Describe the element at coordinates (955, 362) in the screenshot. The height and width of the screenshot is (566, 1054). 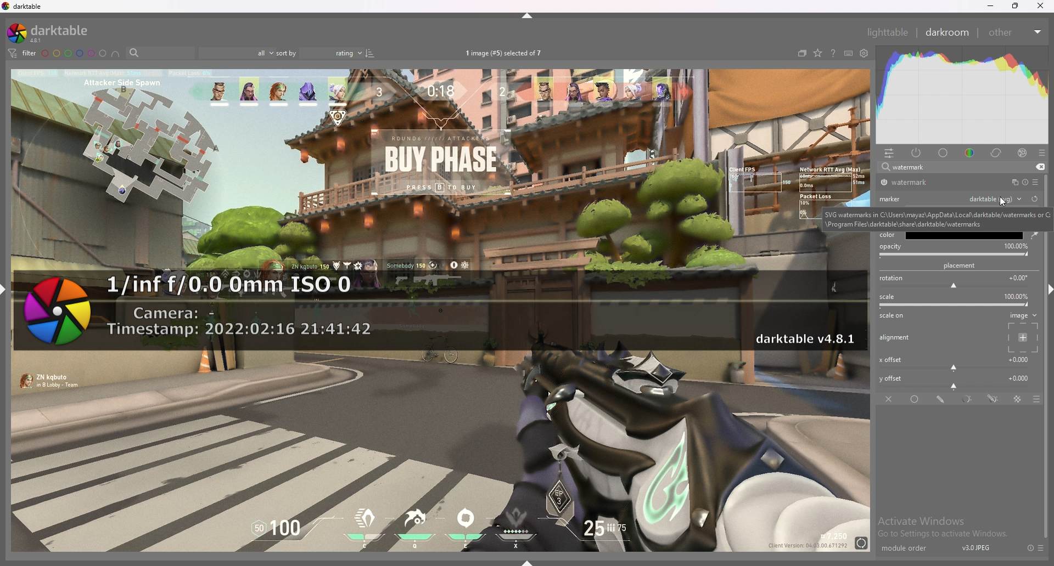
I see `xoffset` at that location.